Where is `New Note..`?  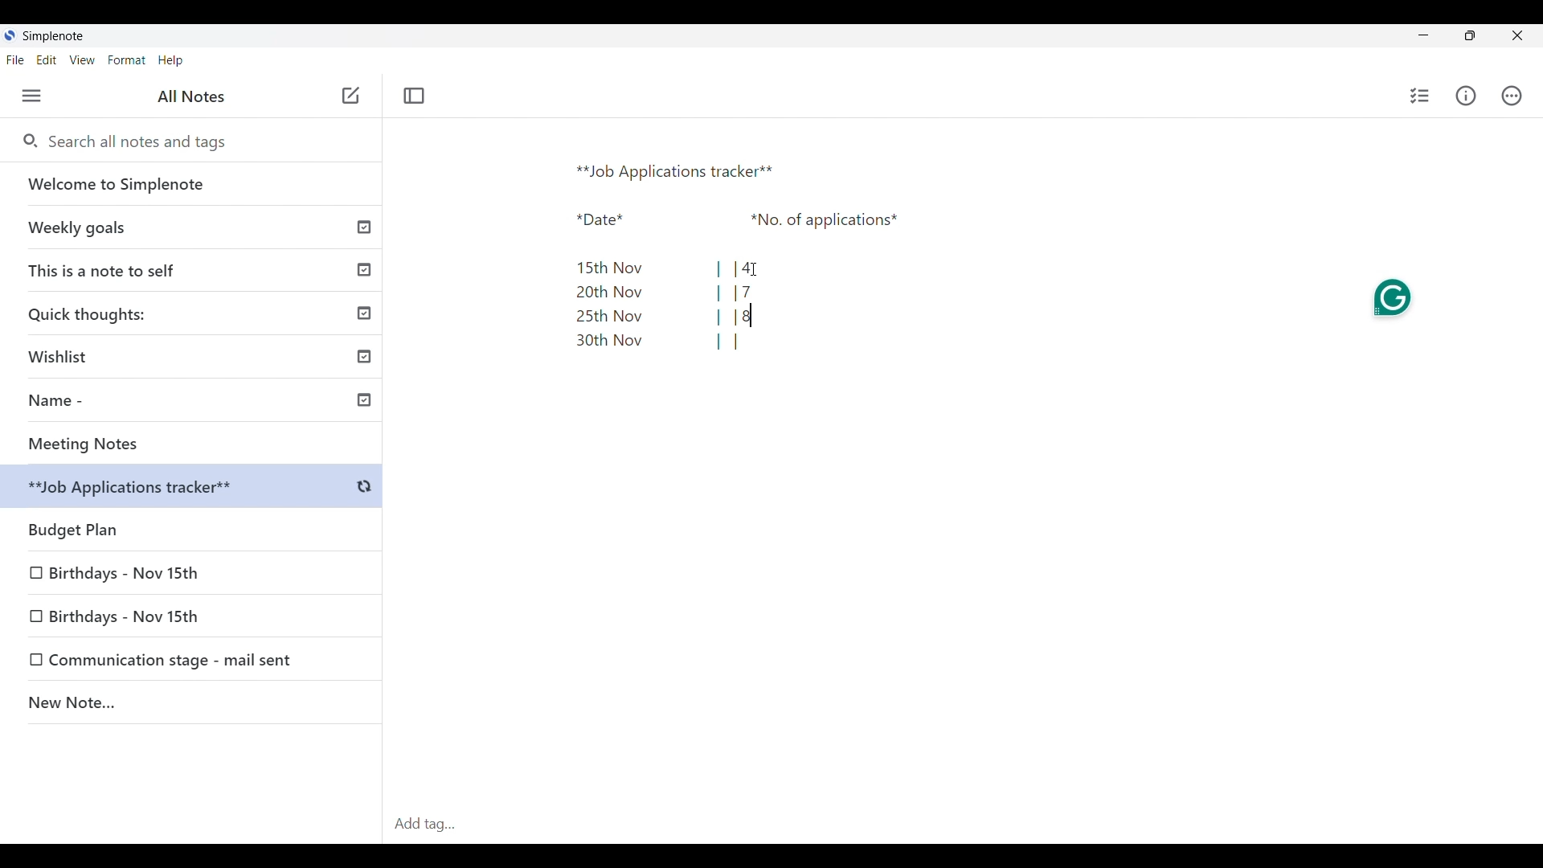 New Note.. is located at coordinates (192, 705).